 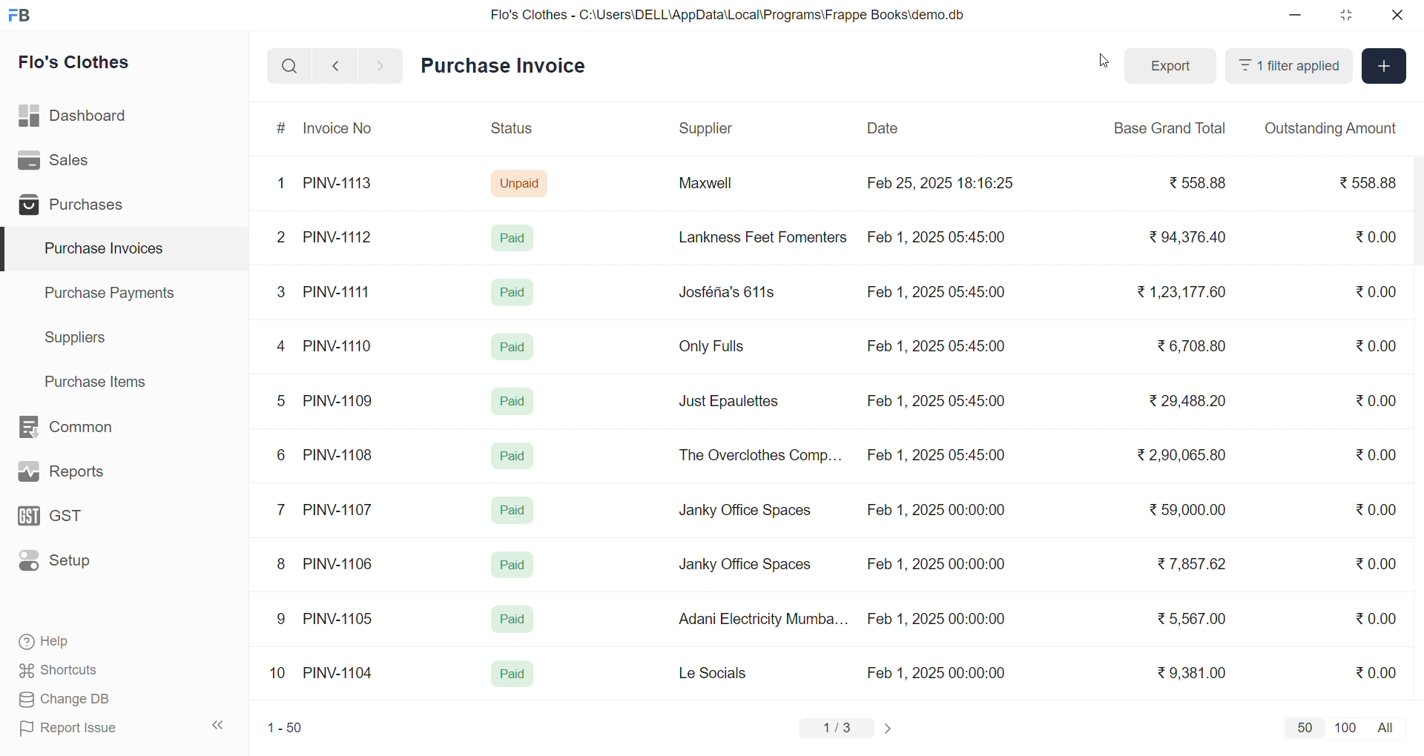 I want to click on Feb 1, 2025 00:00:00, so click(x=936, y=619).